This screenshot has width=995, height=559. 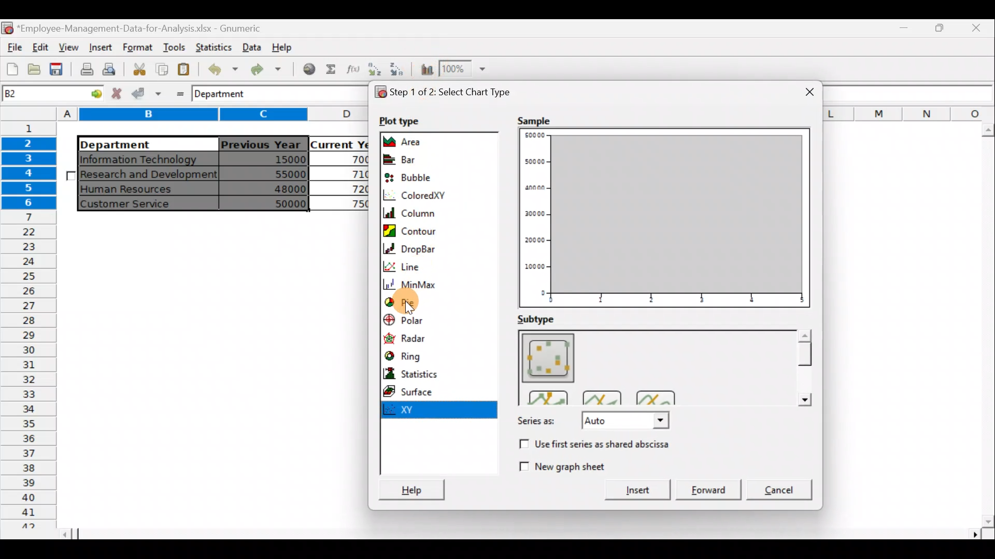 What do you see at coordinates (147, 94) in the screenshot?
I see `Accept change` at bounding box center [147, 94].